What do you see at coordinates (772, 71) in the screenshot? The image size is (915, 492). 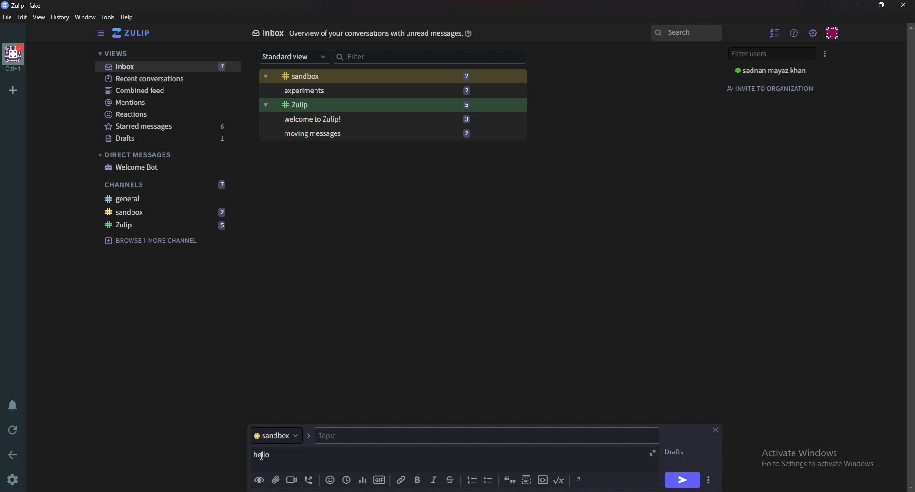 I see `sadnan mayaz khan` at bounding box center [772, 71].